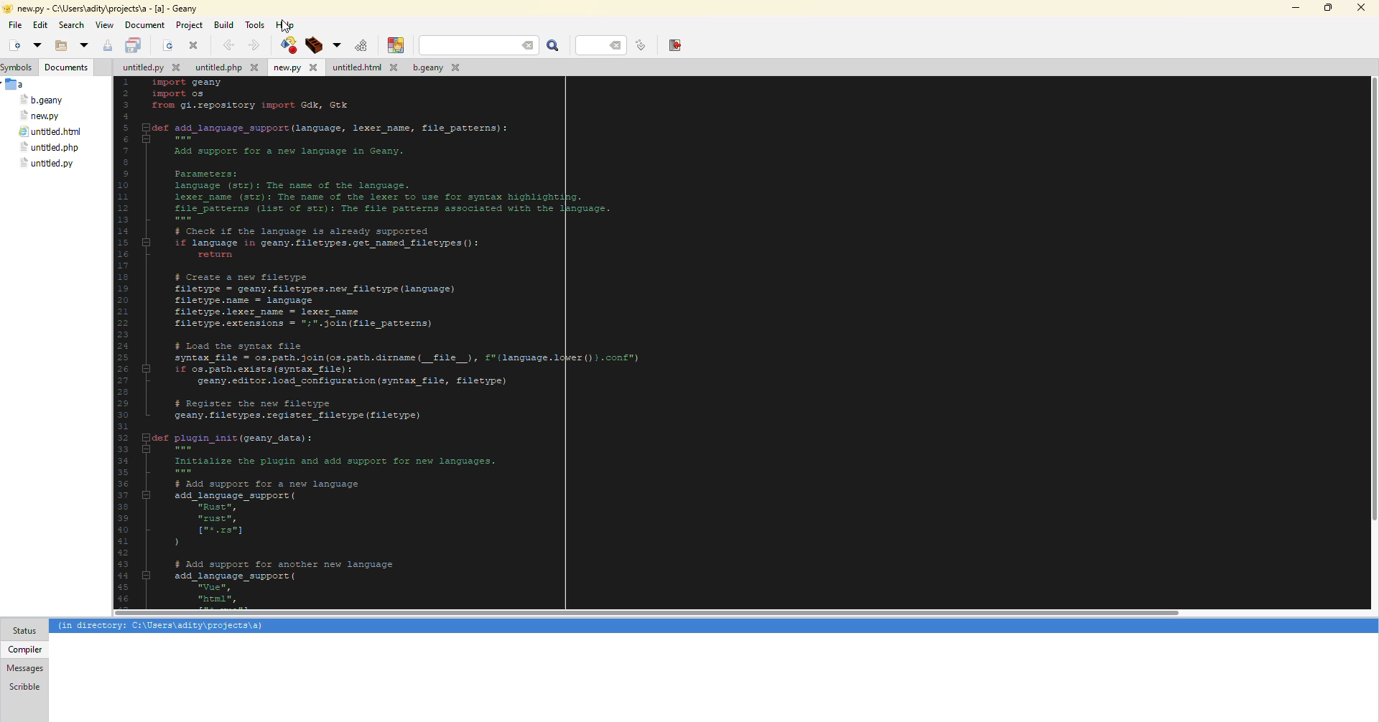 The width and height of the screenshot is (1379, 722). I want to click on build, so click(223, 24).